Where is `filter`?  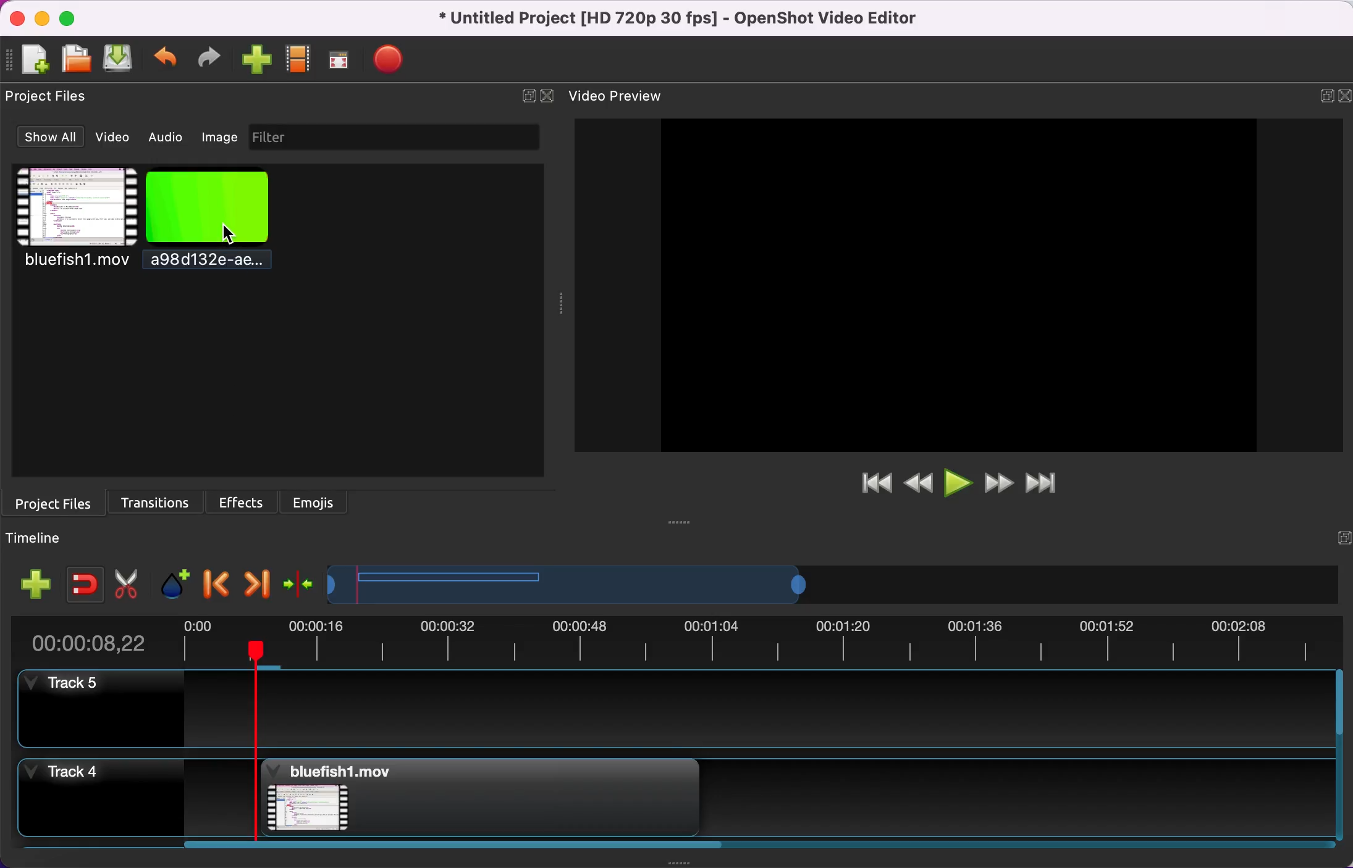 filter is located at coordinates (393, 138).